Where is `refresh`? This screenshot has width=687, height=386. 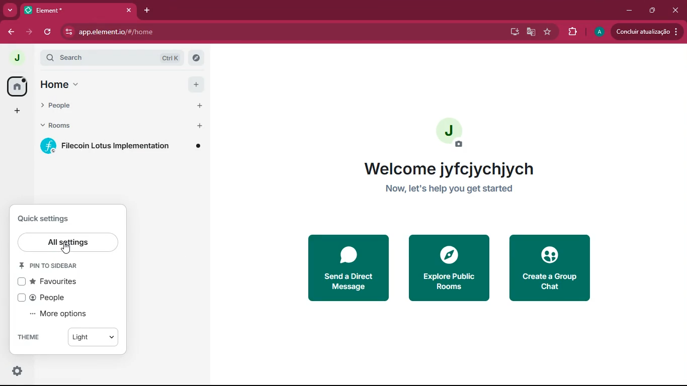
refresh is located at coordinates (51, 32).